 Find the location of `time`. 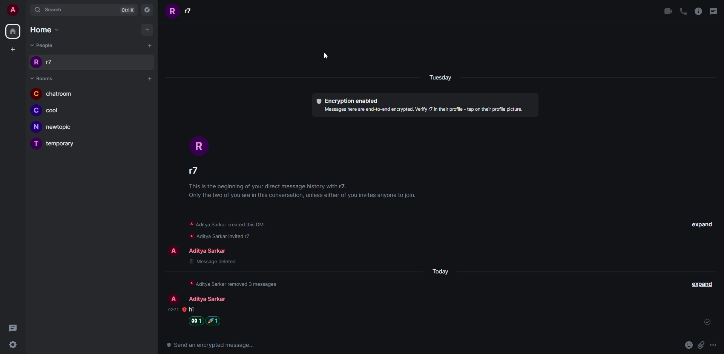

time is located at coordinates (173, 310).